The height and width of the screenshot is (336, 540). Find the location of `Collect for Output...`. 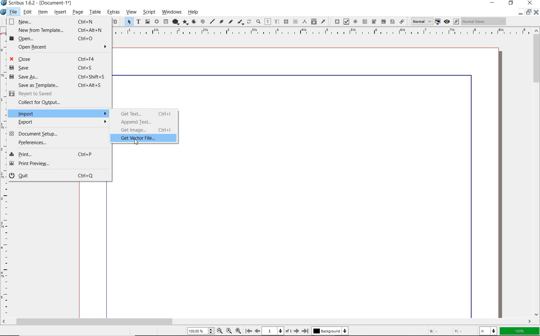

Collect for Output... is located at coordinates (60, 103).